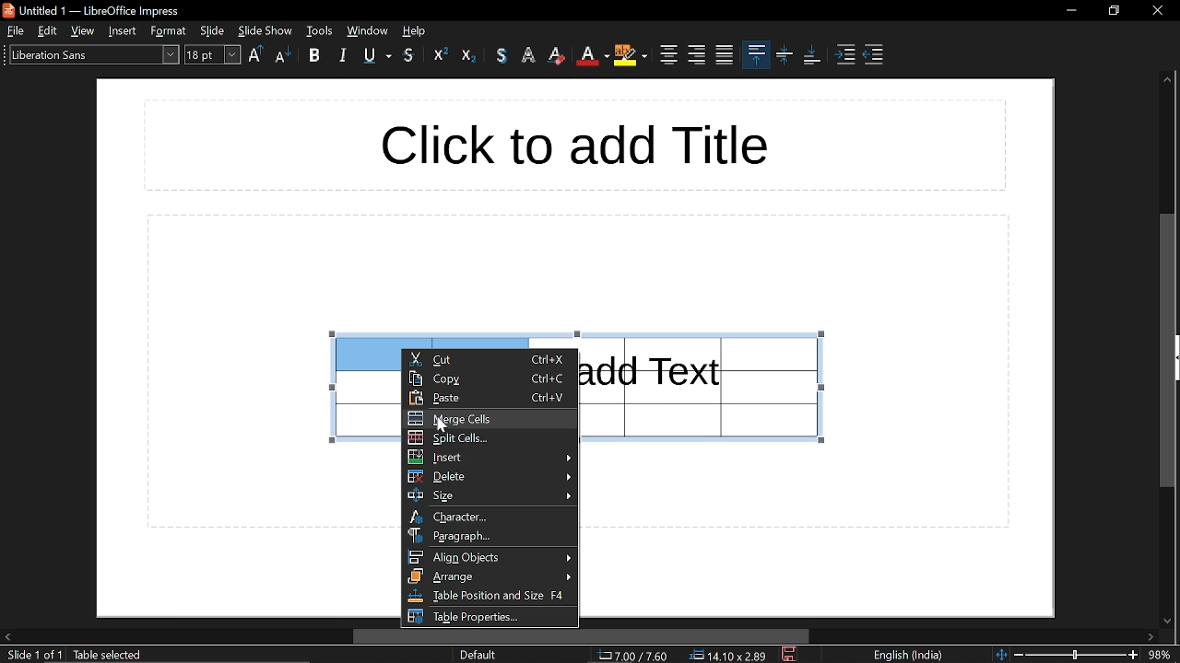  What do you see at coordinates (96, 9) in the screenshot?
I see `untitled 1- libreoffice impress` at bounding box center [96, 9].